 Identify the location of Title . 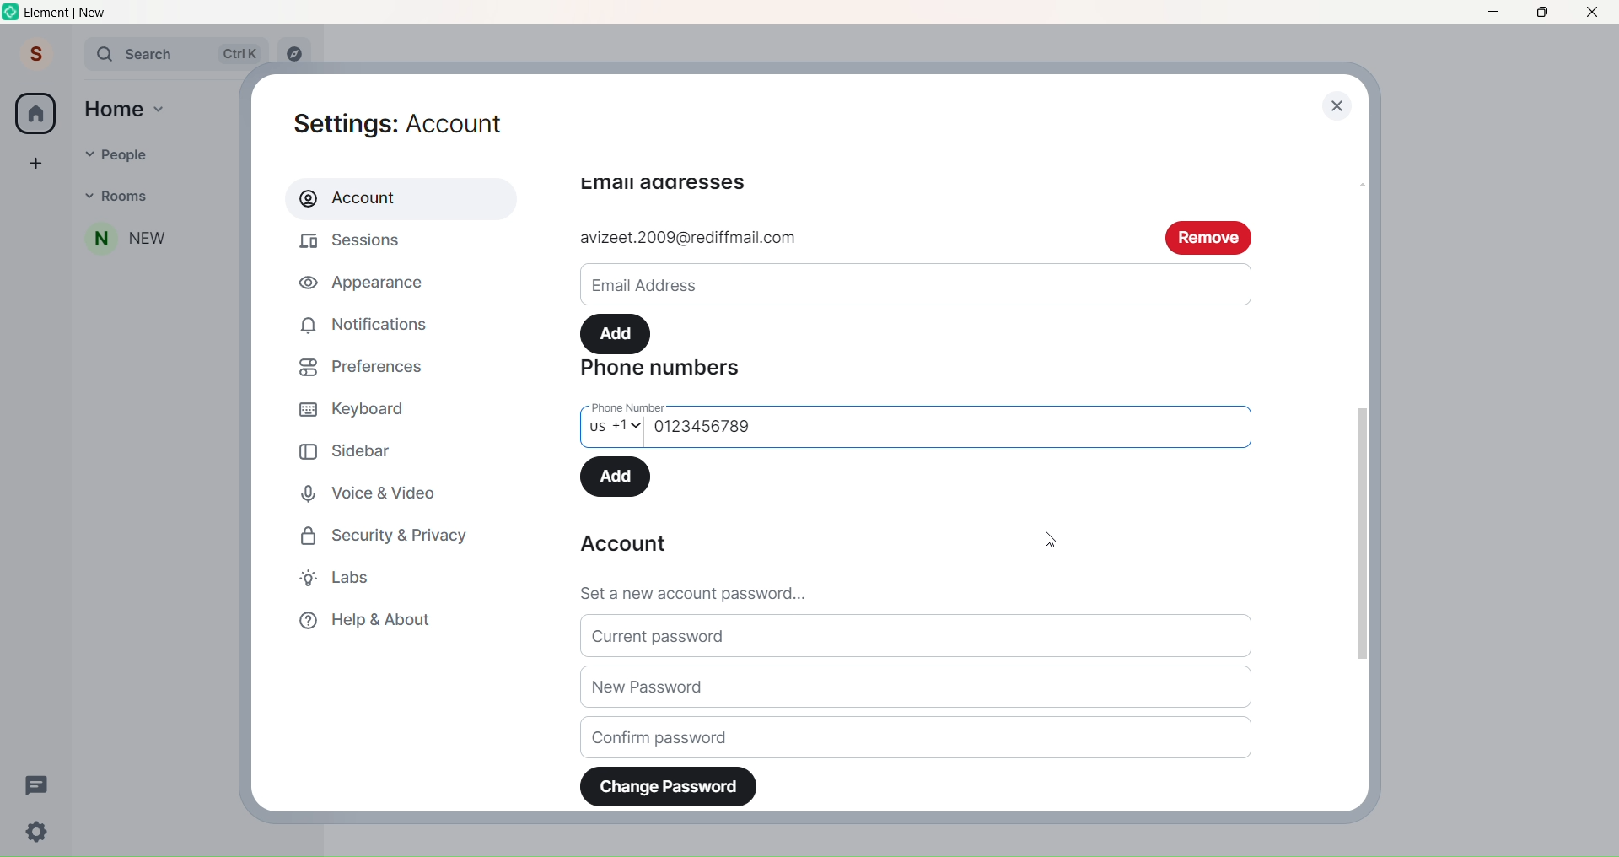
(81, 13).